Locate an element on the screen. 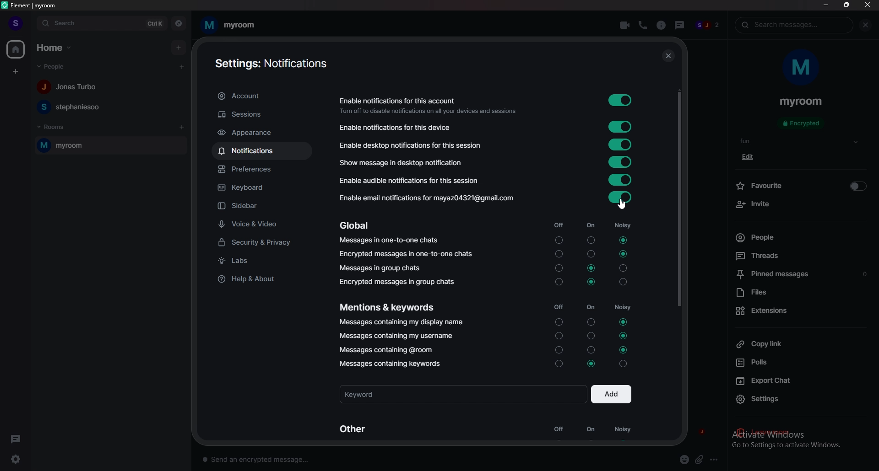 The width and height of the screenshot is (879, 471). show is located at coordinates (856, 142).